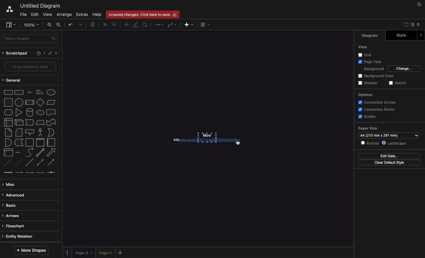 This screenshot has height=258, width=425. Describe the element at coordinates (51, 142) in the screenshot. I see `horizontal container` at that location.